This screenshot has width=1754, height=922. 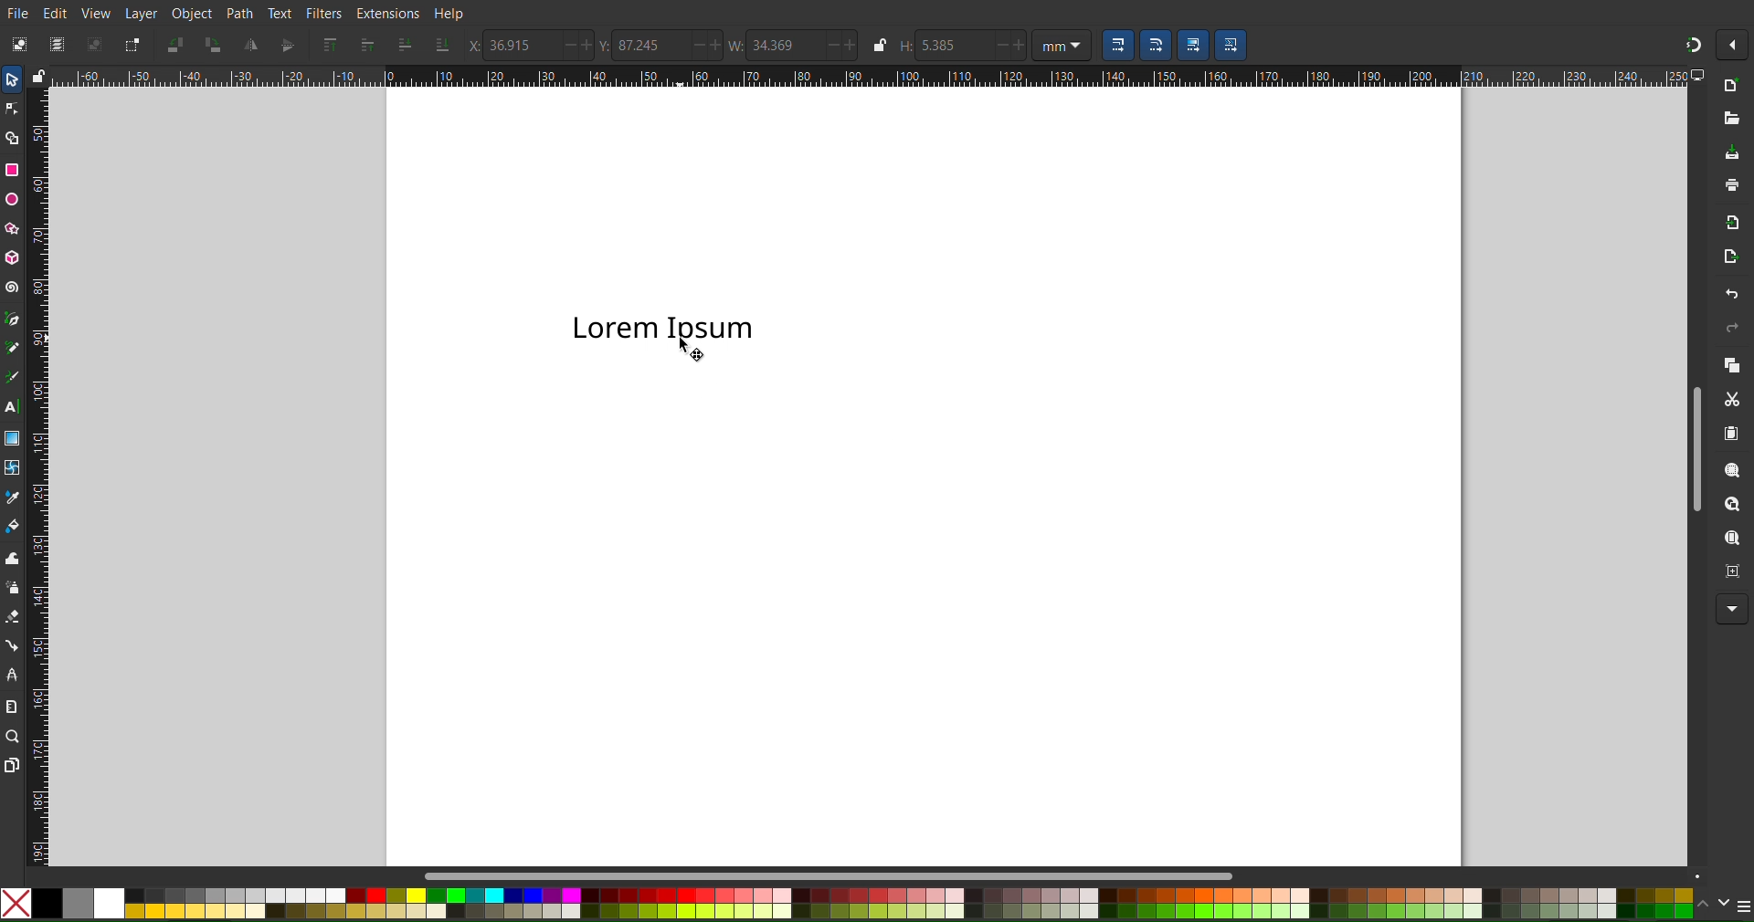 I want to click on Zoom Centre Page, so click(x=1725, y=573).